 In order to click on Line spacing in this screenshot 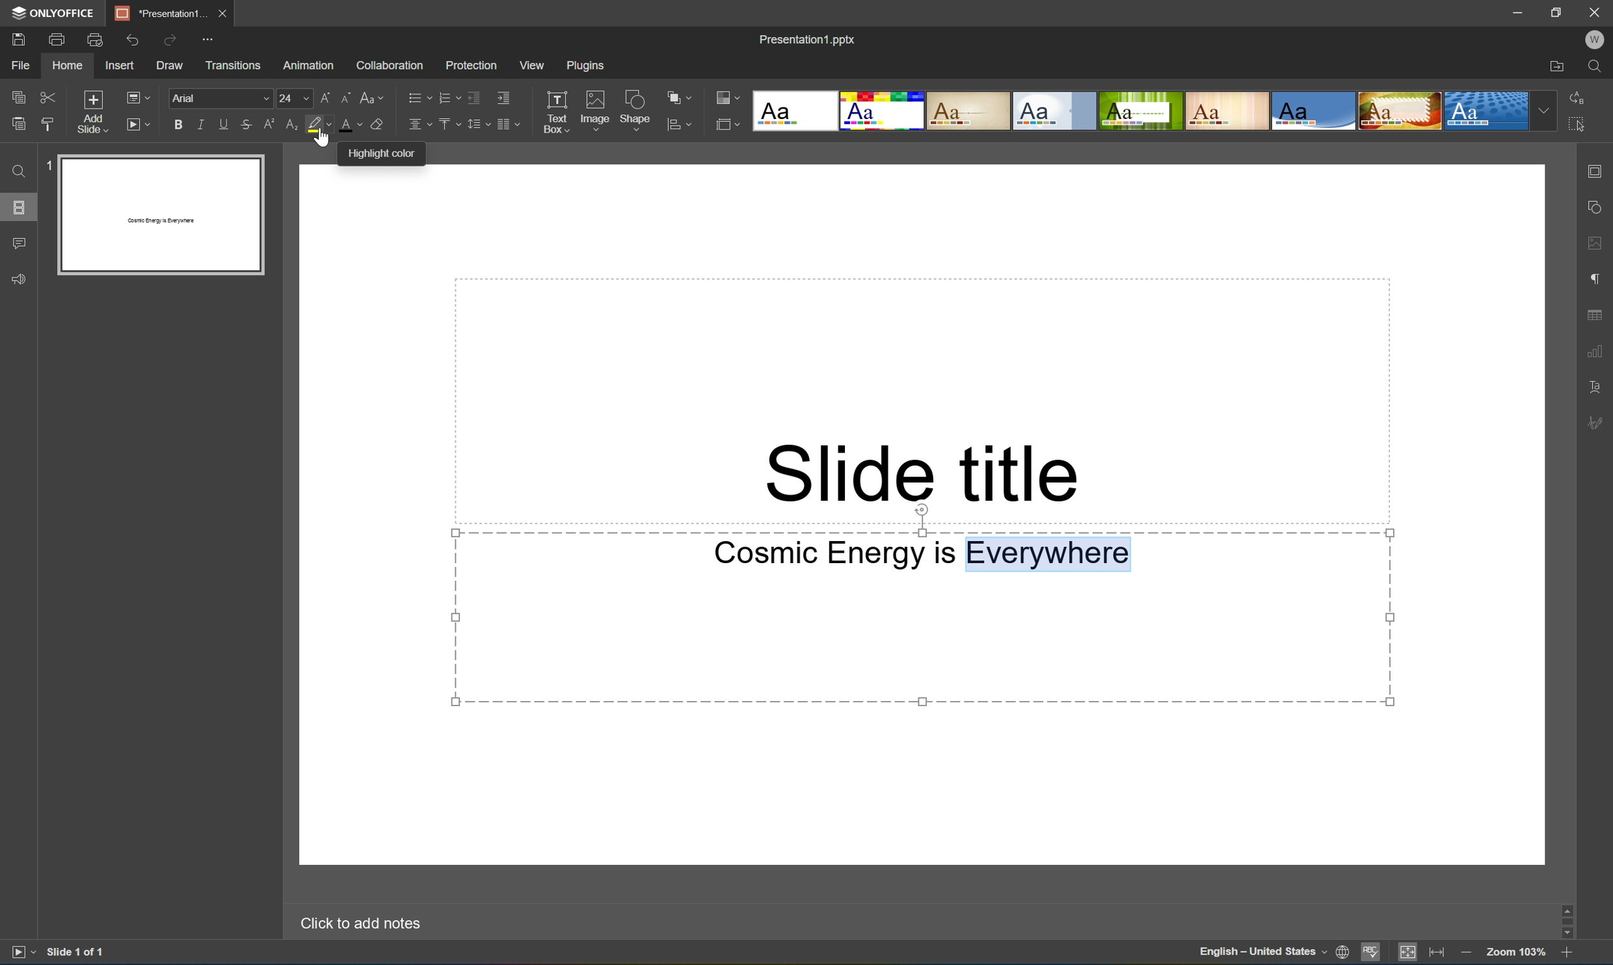, I will do `click(478, 124)`.